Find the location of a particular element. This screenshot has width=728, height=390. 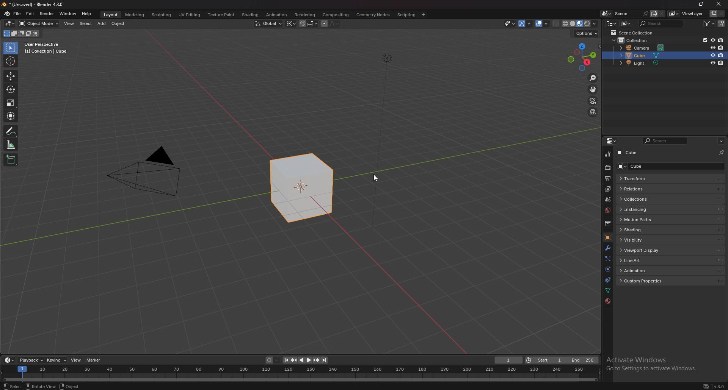

object is located at coordinates (609, 237).